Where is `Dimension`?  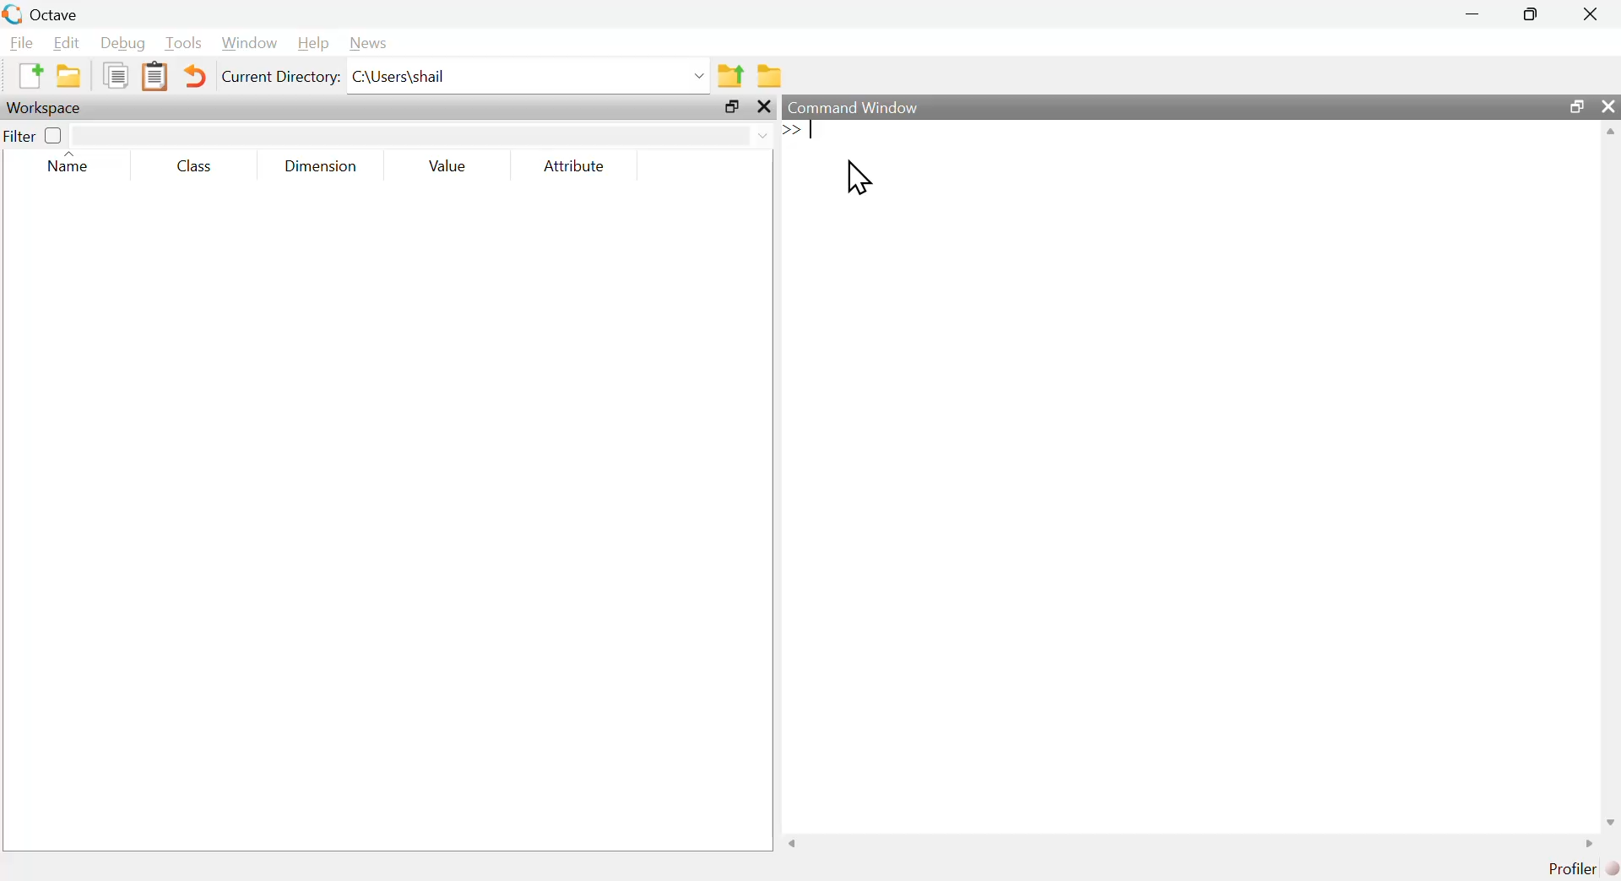 Dimension is located at coordinates (324, 169).